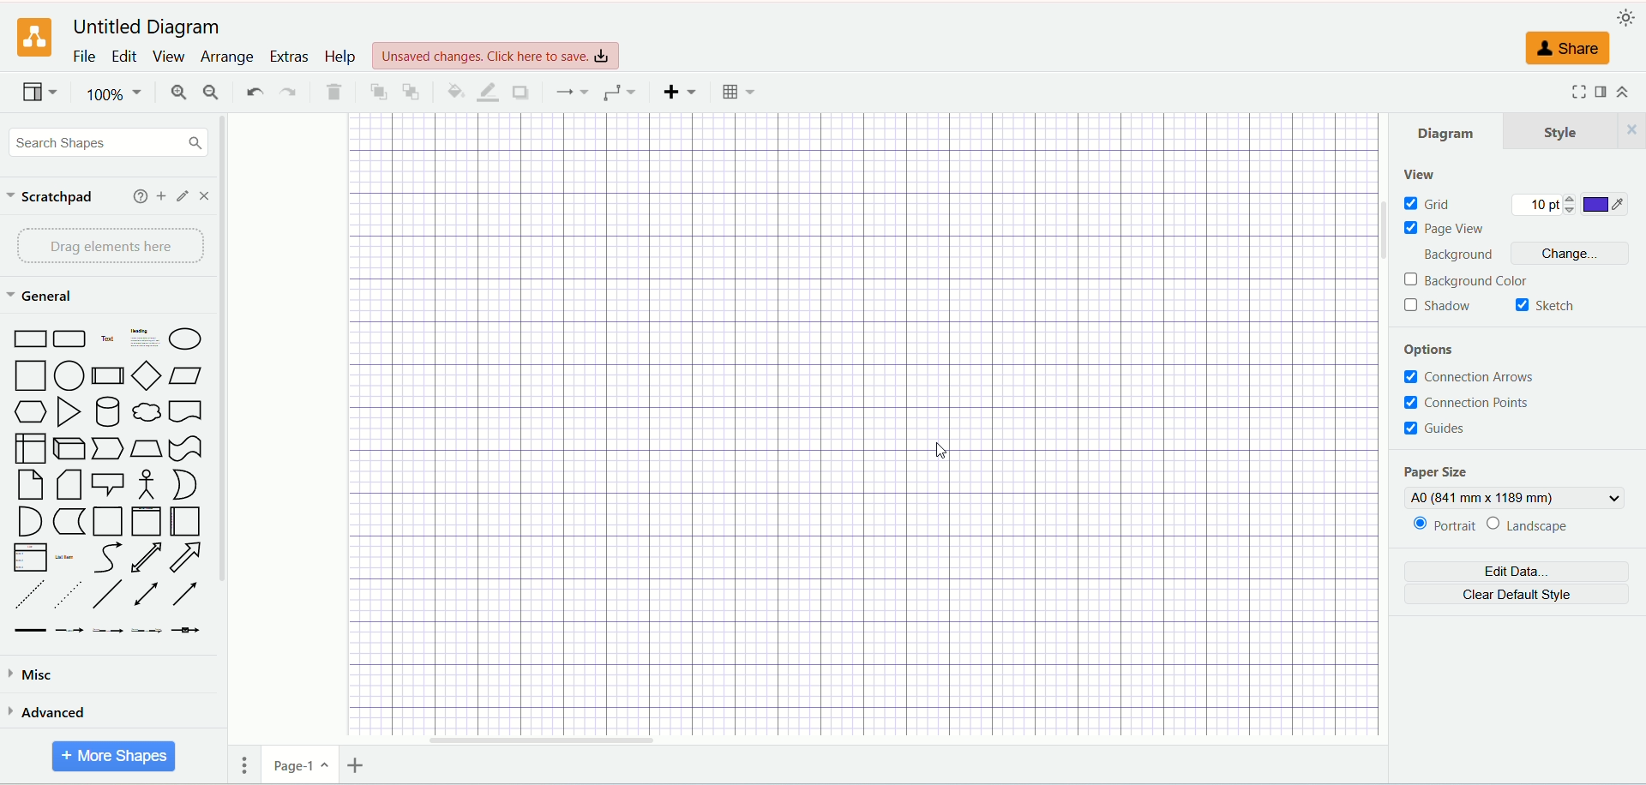 The height and width of the screenshot is (785, 1646). I want to click on Pages, so click(247, 768).